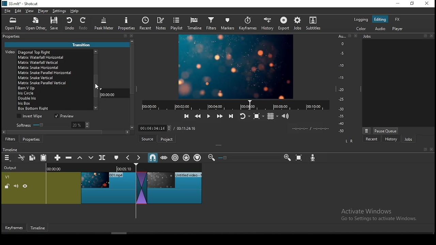 Image resolution: width=436 pixels, height=245 pixels. What do you see at coordinates (286, 114) in the screenshot?
I see `show video volume control` at bounding box center [286, 114].